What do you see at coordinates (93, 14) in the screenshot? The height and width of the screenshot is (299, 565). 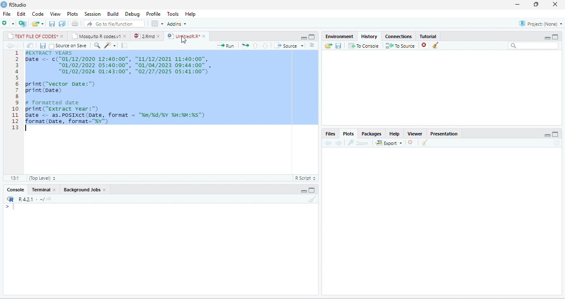 I see `Session` at bounding box center [93, 14].